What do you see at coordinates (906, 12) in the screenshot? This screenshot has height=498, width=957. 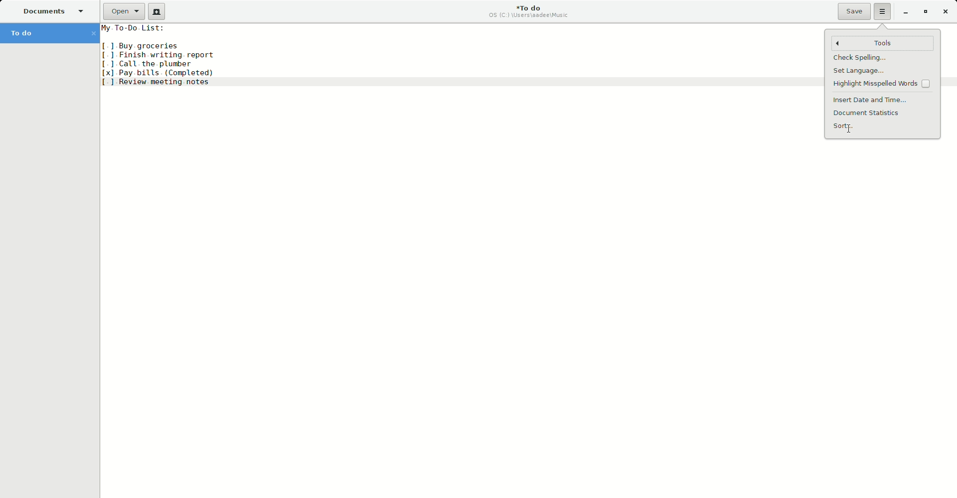 I see `Minimize` at bounding box center [906, 12].